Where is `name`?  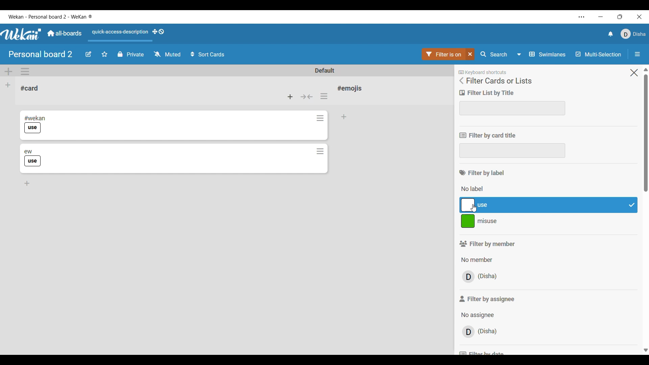
name is located at coordinates (488, 276).